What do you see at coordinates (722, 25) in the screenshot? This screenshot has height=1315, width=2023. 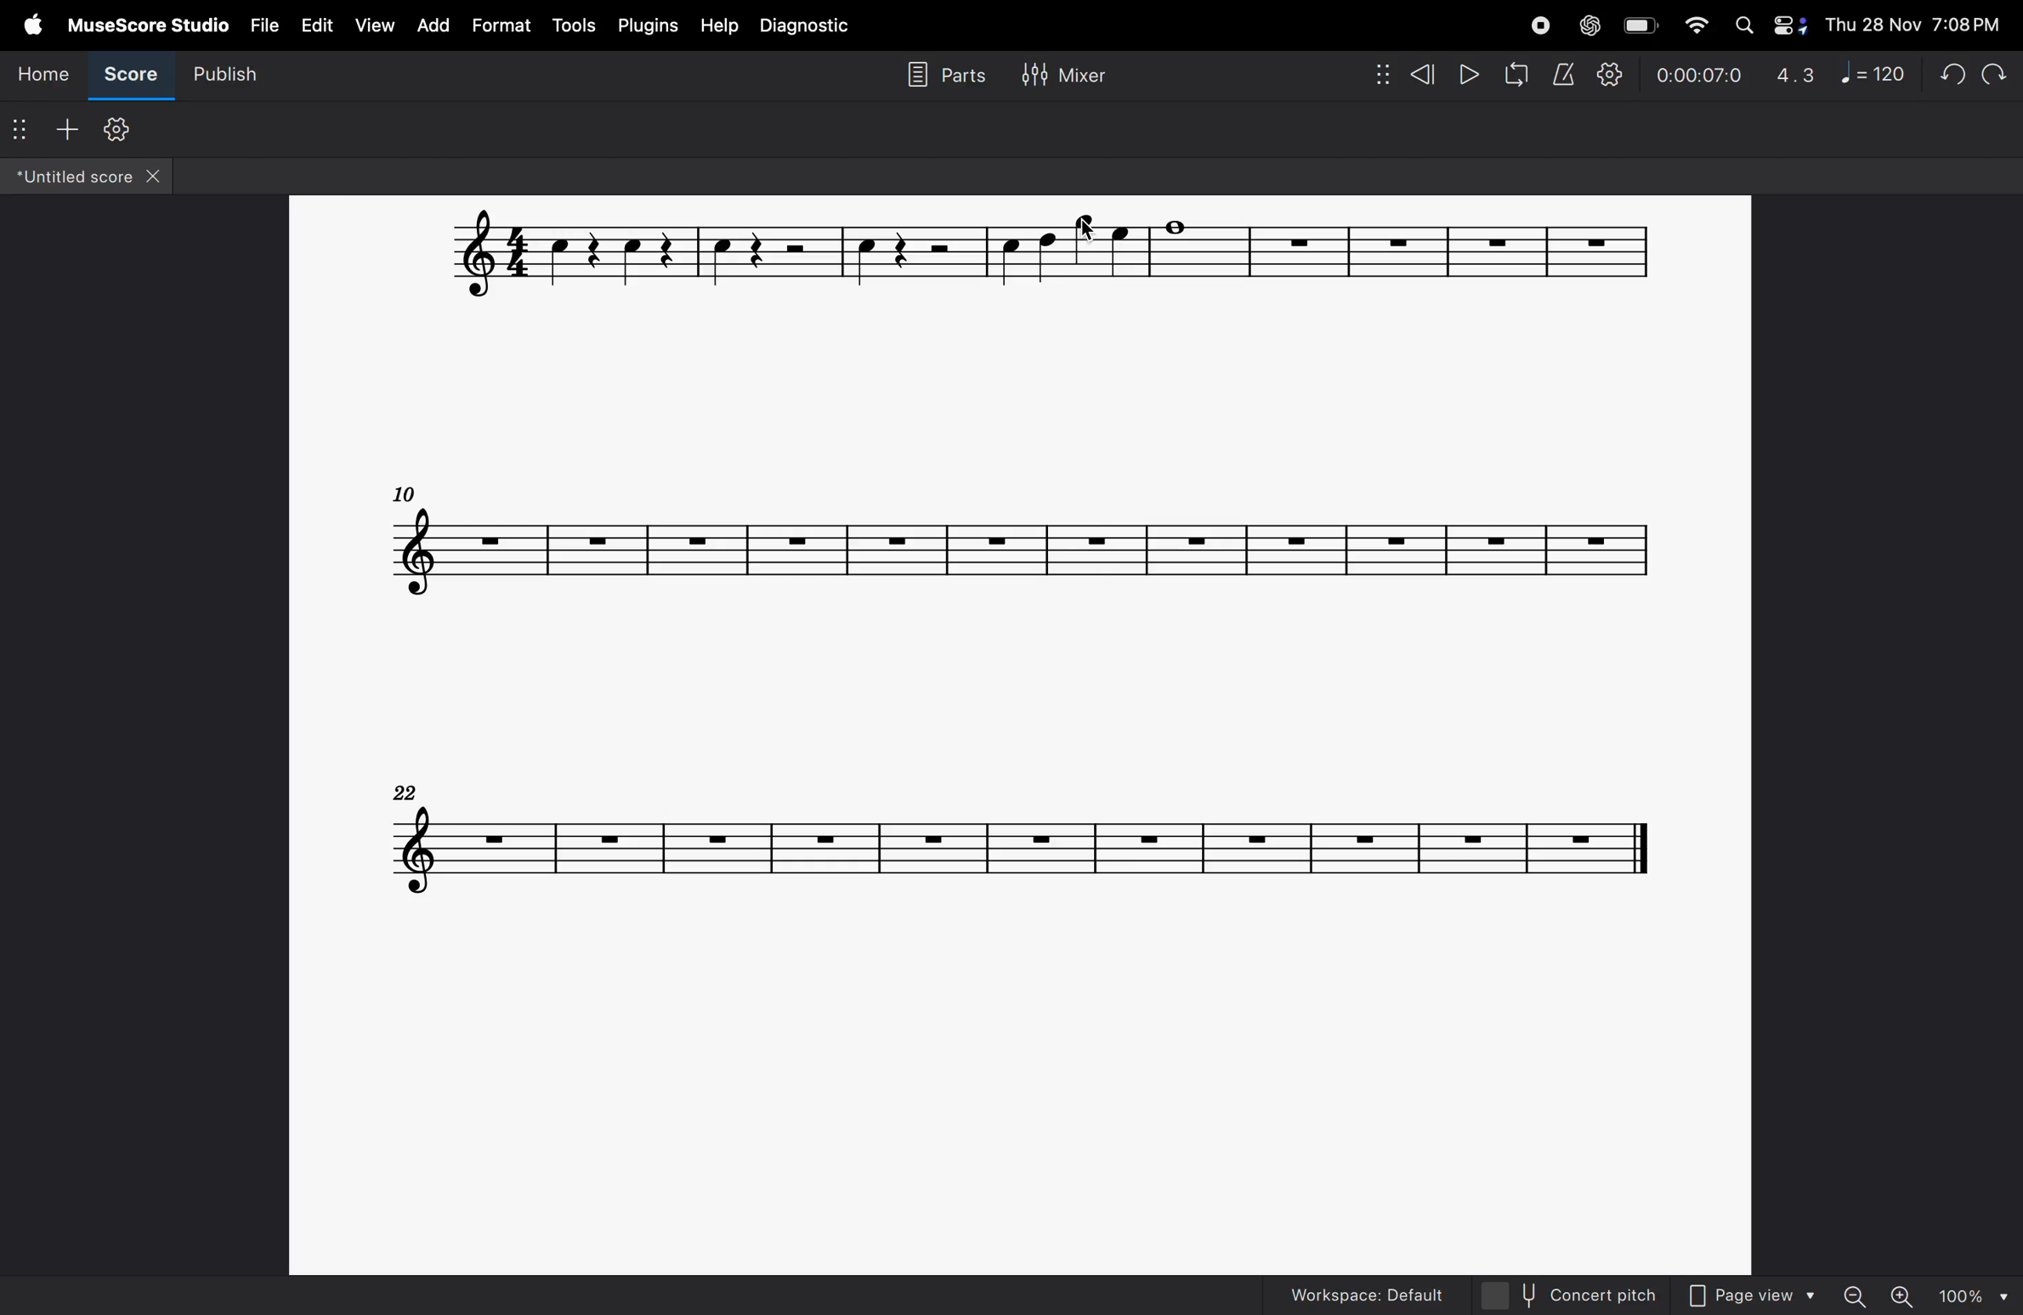 I see `help` at bounding box center [722, 25].